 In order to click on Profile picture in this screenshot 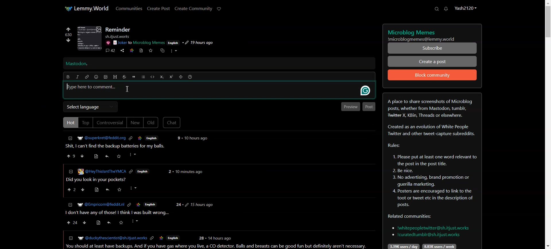, I will do `click(90, 38)`.